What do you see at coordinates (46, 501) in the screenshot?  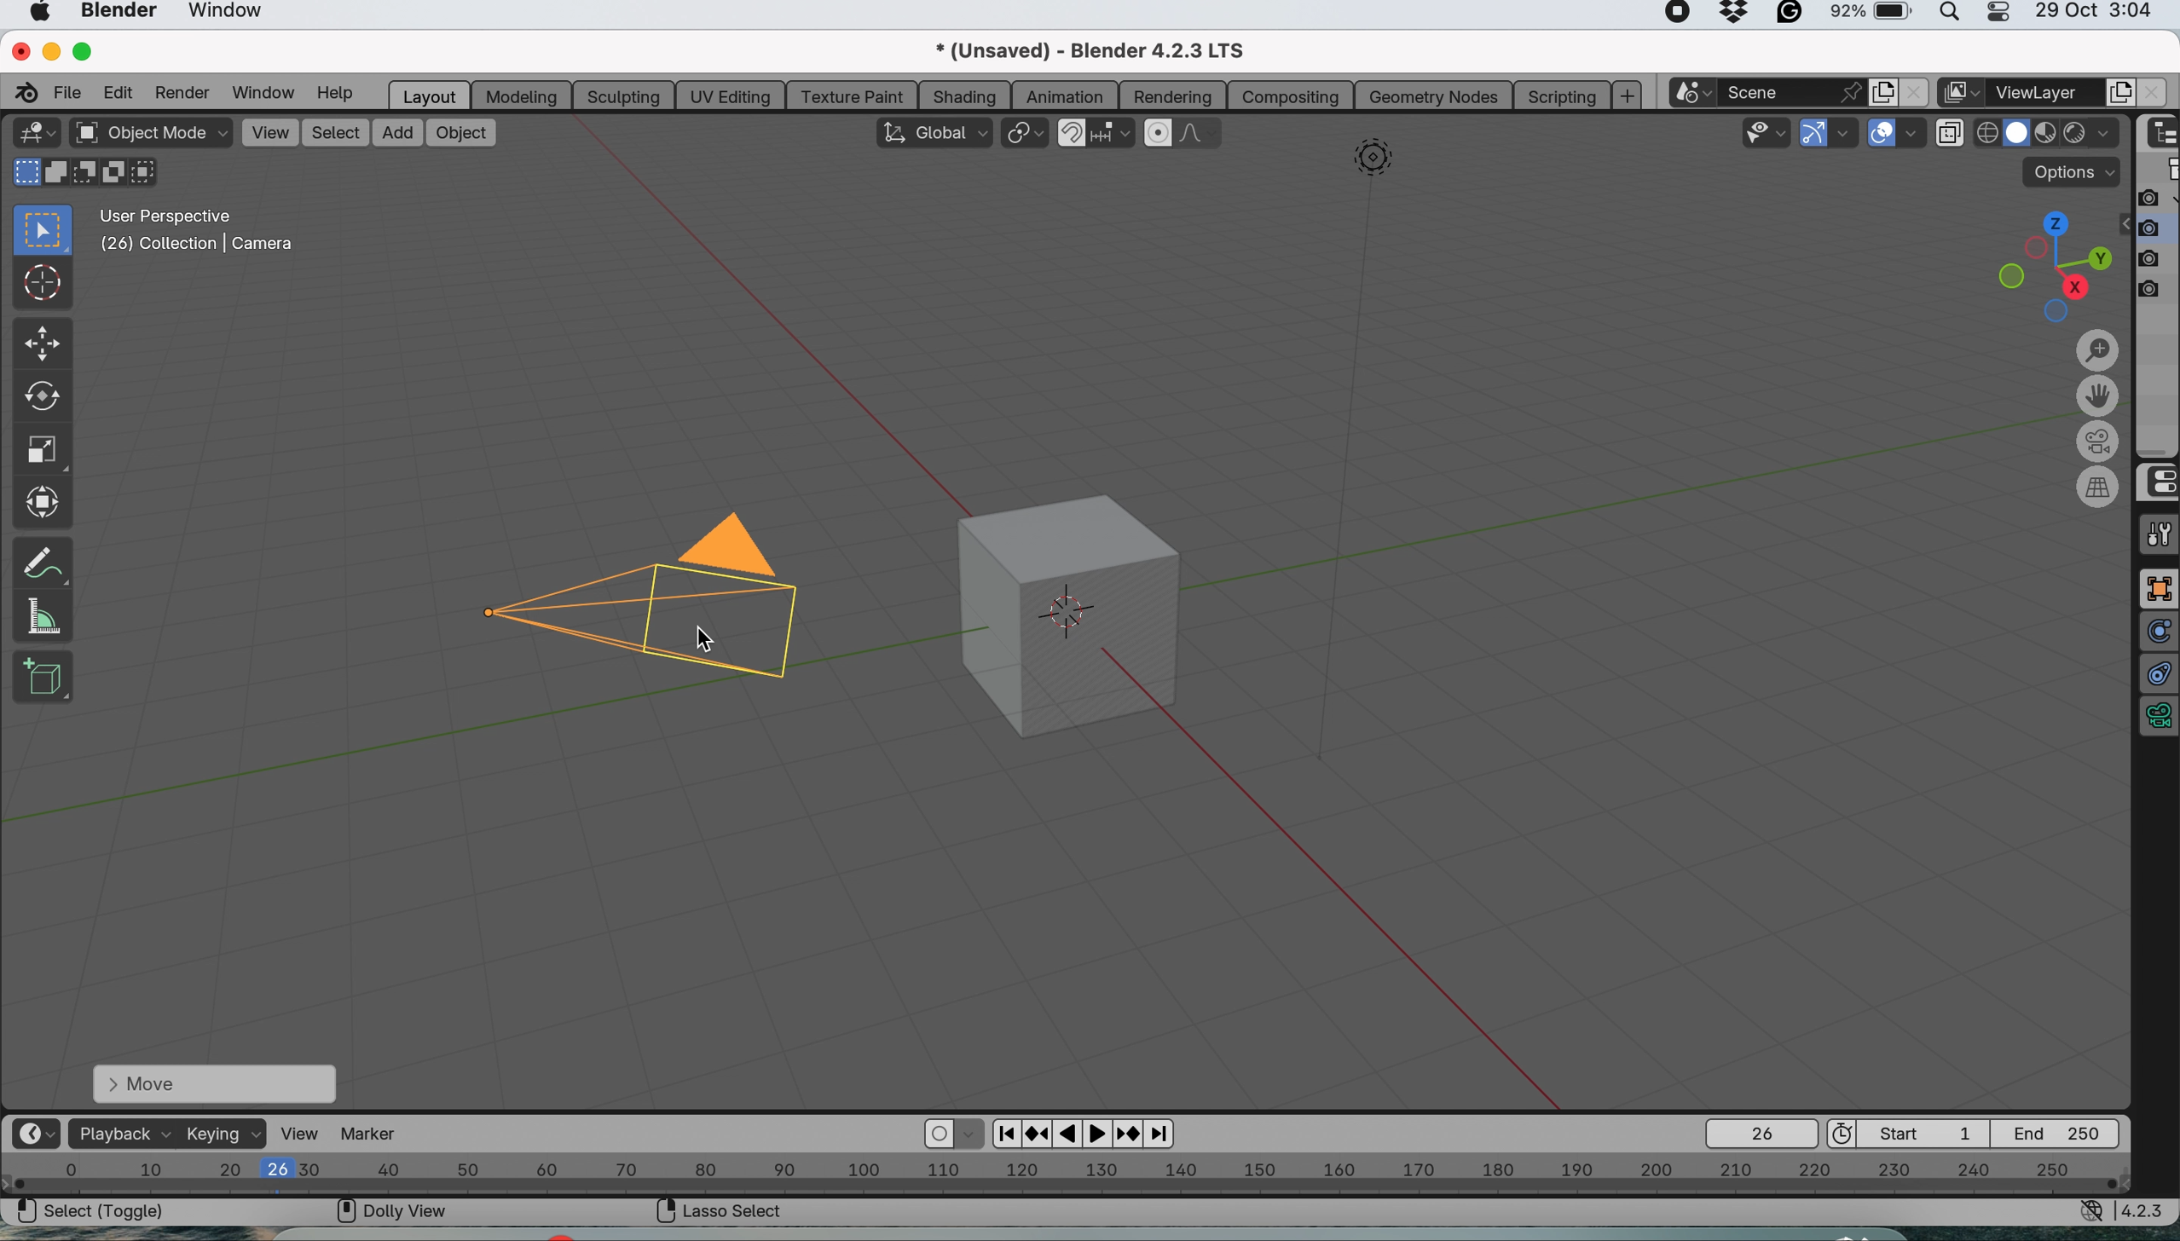 I see `transform` at bounding box center [46, 501].